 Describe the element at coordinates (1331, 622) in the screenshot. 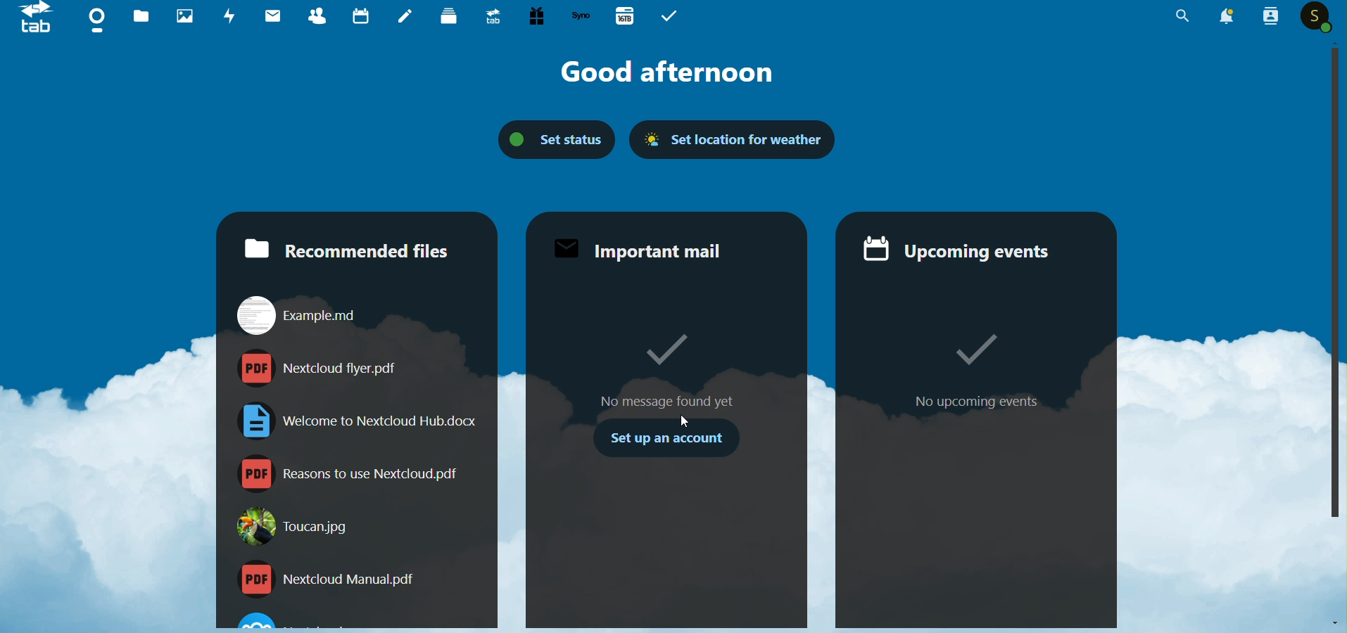

I see `Scroll down arrow` at that location.